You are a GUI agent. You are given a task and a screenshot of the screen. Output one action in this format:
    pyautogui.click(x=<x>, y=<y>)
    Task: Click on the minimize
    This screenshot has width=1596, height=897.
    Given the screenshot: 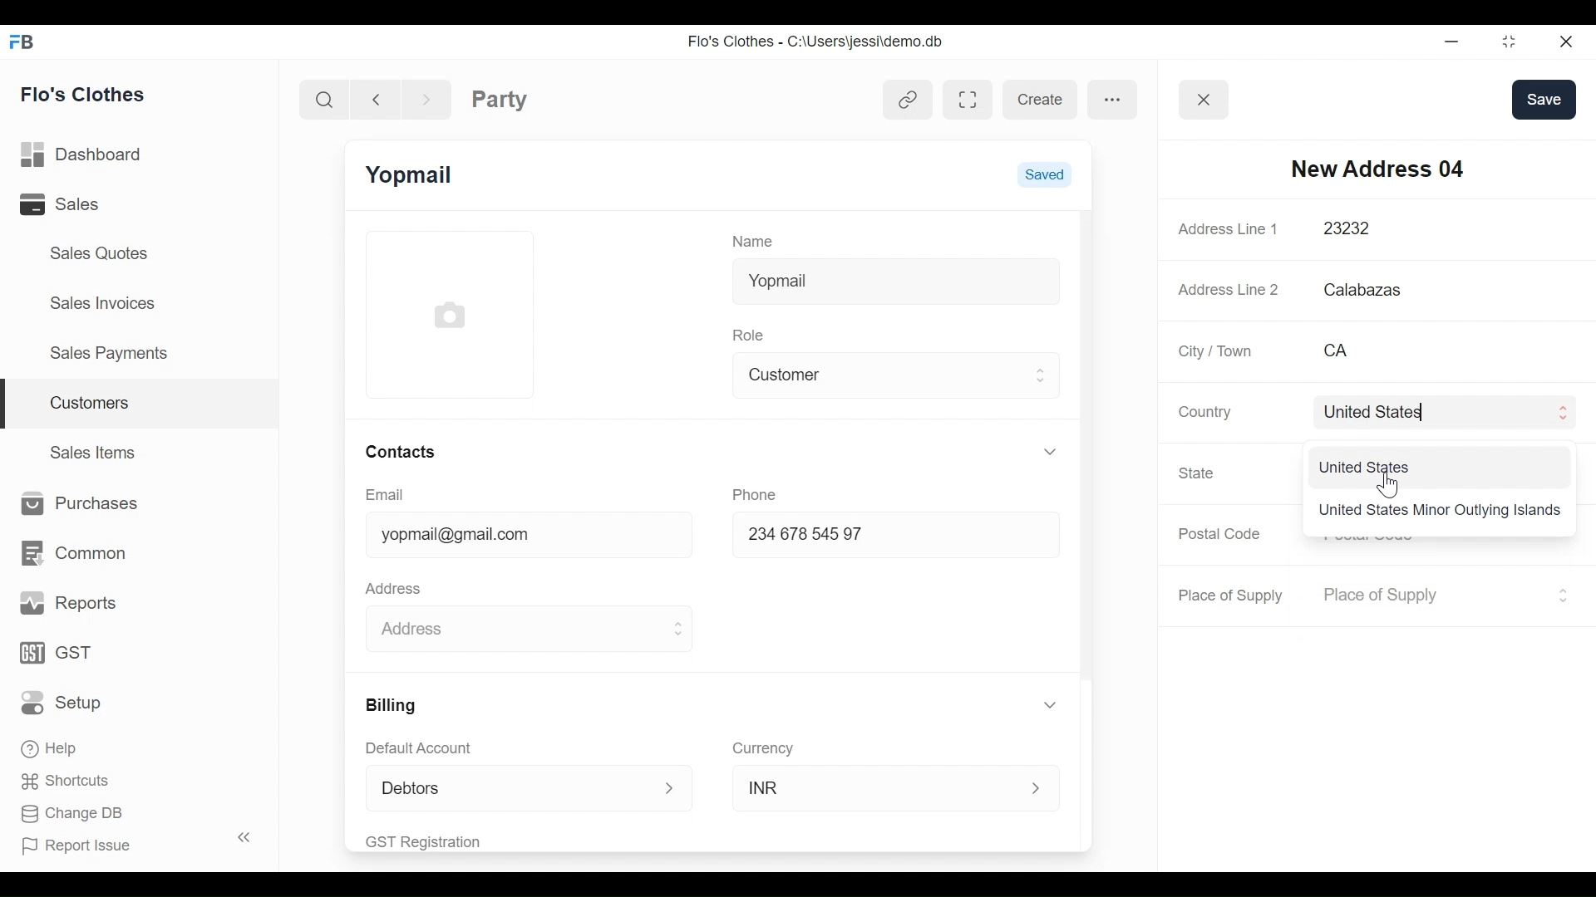 What is the action you would take?
    pyautogui.click(x=1450, y=41)
    